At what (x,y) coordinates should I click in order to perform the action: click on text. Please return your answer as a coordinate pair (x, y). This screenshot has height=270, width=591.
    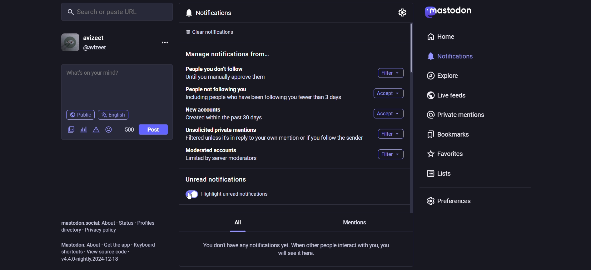
    Looking at the image, I should click on (79, 222).